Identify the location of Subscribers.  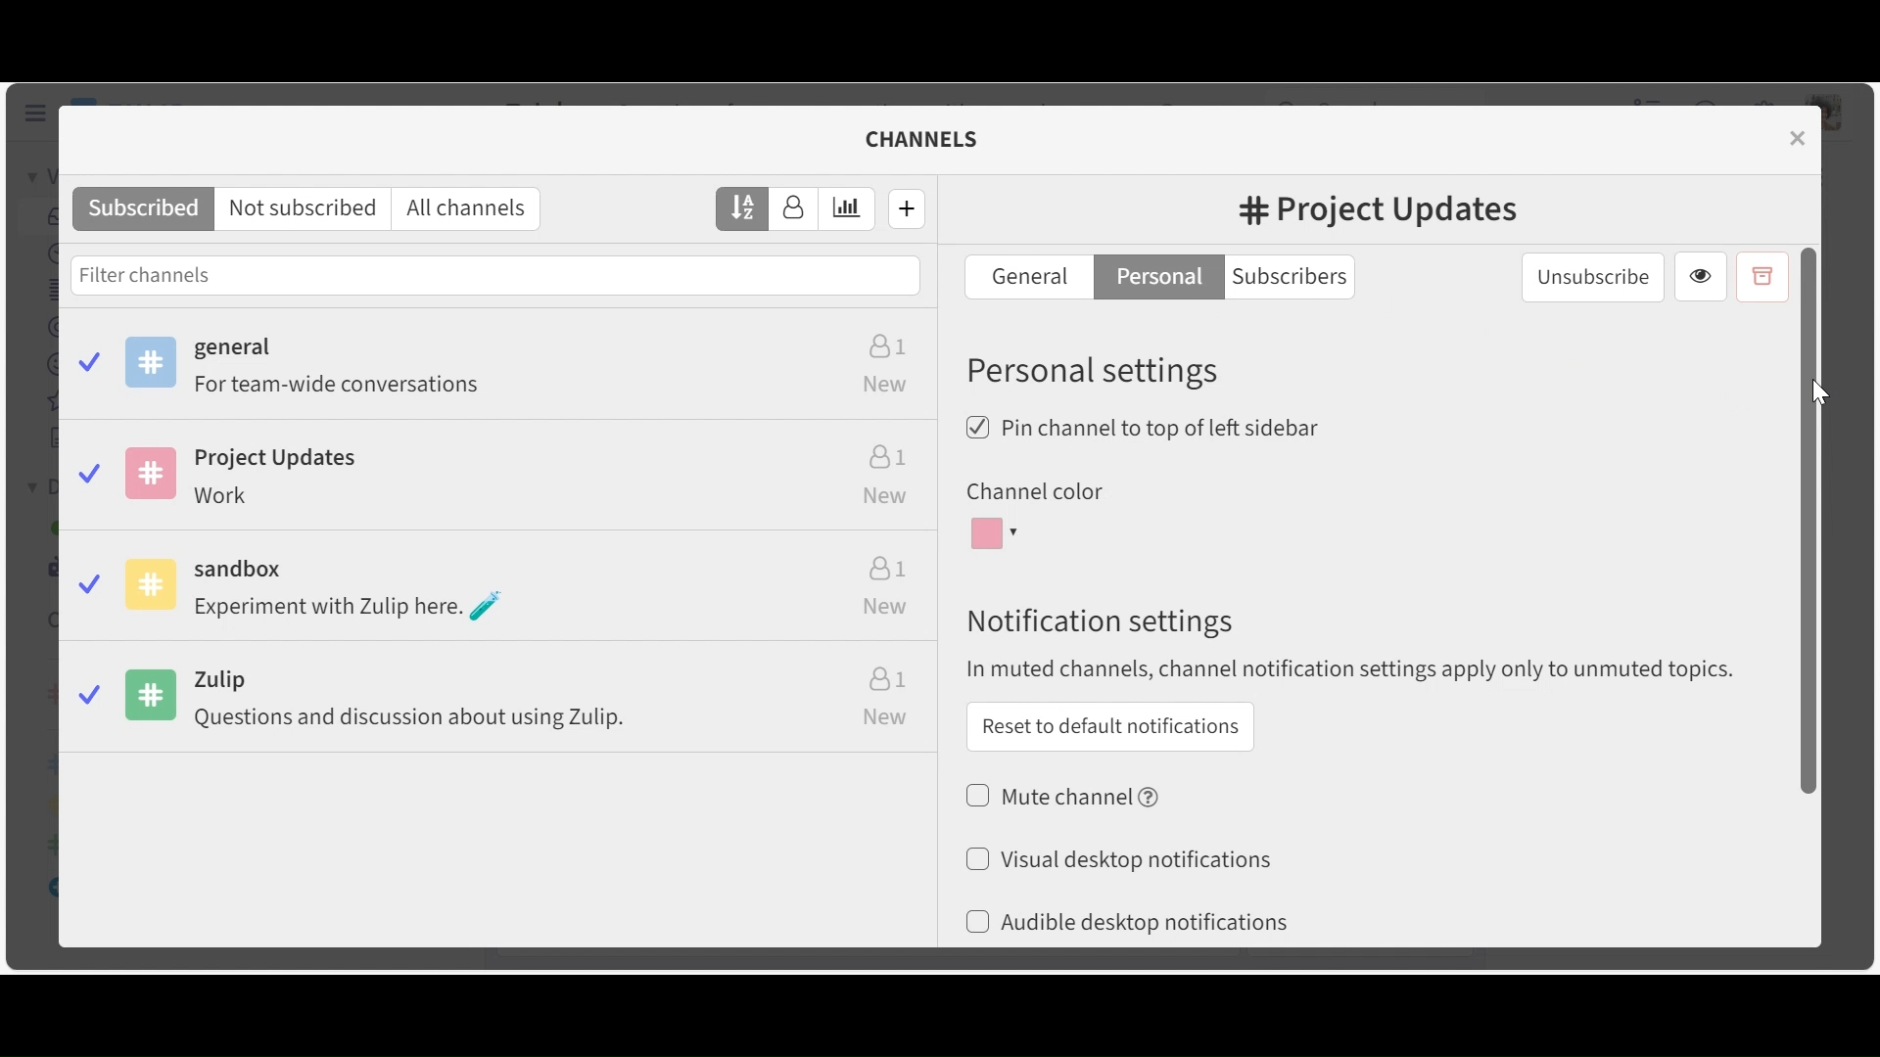
(1296, 277).